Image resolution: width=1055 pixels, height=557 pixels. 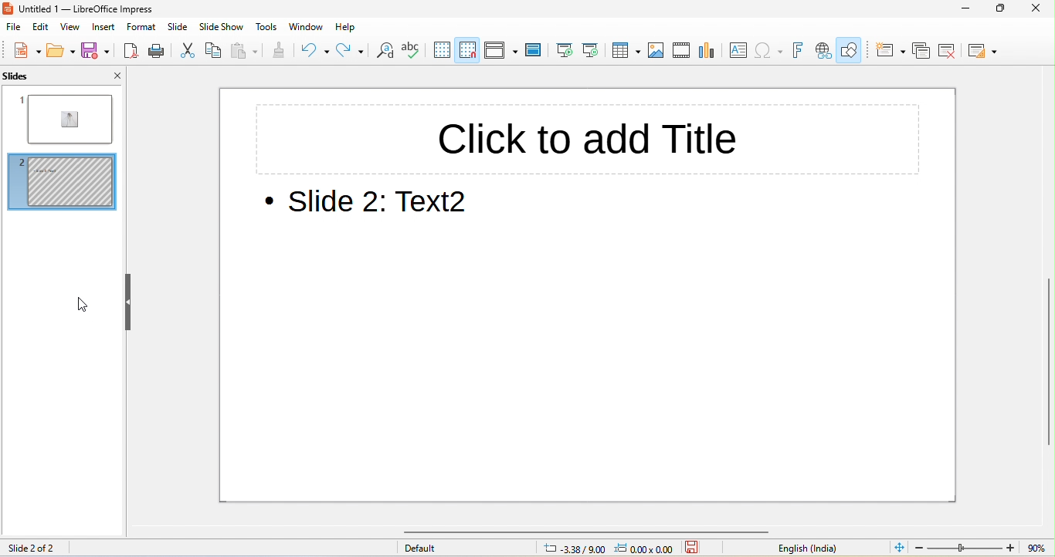 I want to click on save, so click(x=95, y=52).